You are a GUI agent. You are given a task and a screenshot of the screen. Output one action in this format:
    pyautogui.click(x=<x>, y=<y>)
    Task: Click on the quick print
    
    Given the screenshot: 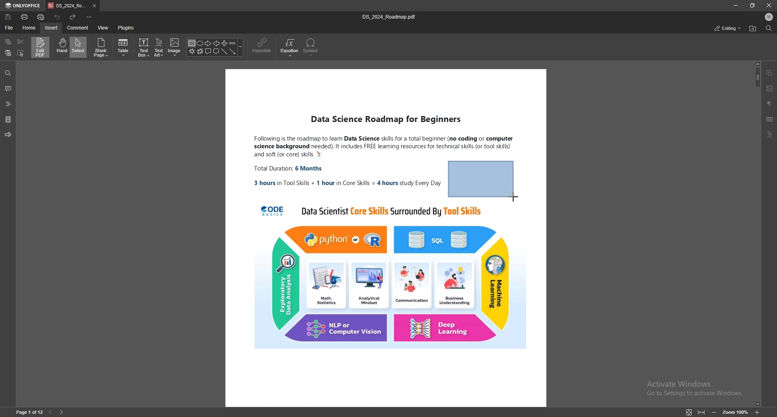 What is the action you would take?
    pyautogui.click(x=42, y=16)
    